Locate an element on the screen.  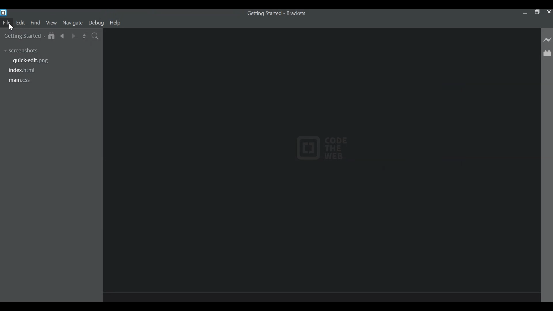
Find In Files is located at coordinates (96, 36).